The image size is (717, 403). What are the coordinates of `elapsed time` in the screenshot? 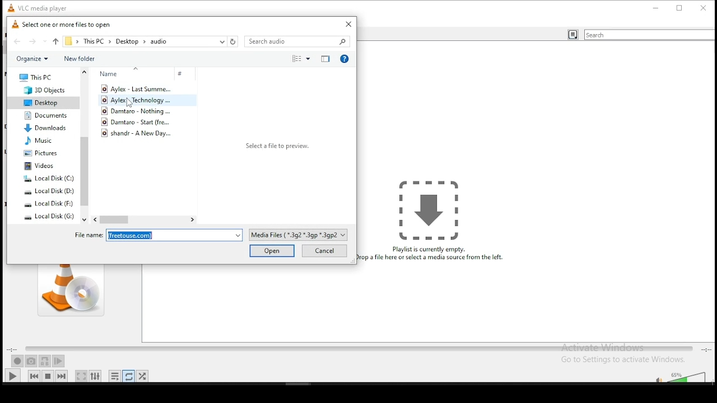 It's located at (13, 349).